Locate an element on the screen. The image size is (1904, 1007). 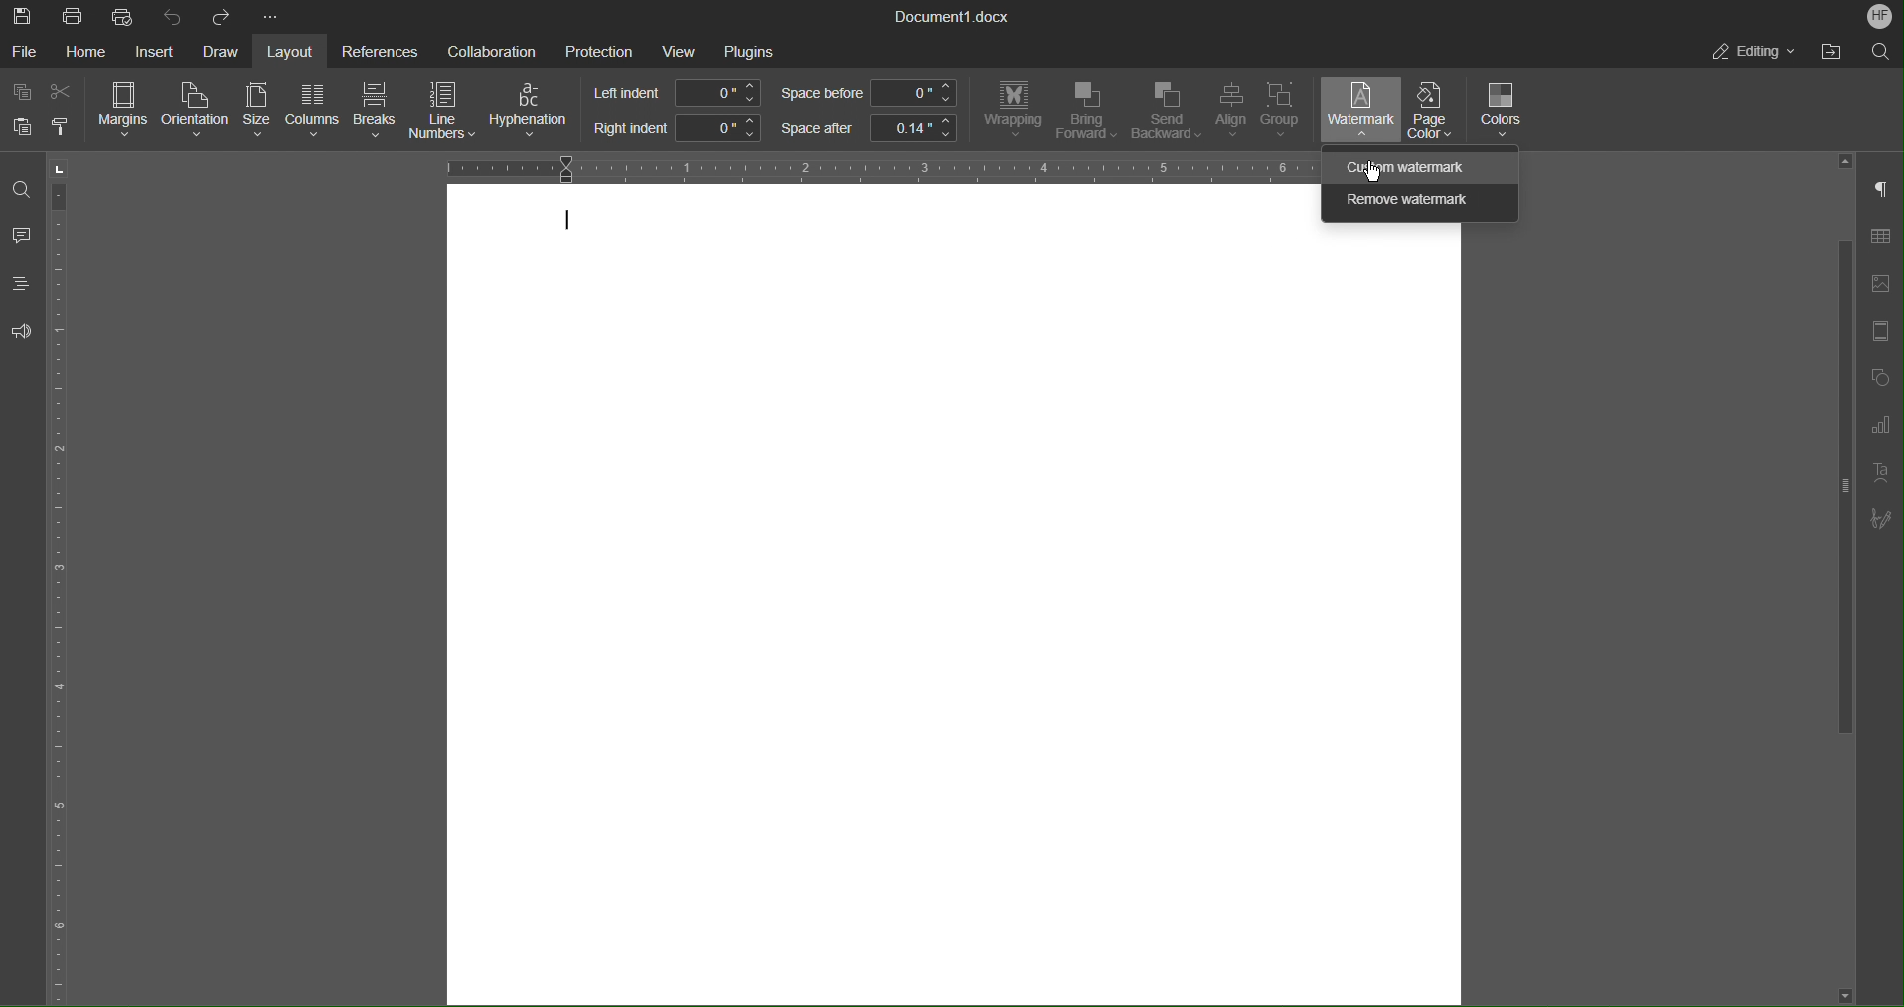
Draw is located at coordinates (222, 52).